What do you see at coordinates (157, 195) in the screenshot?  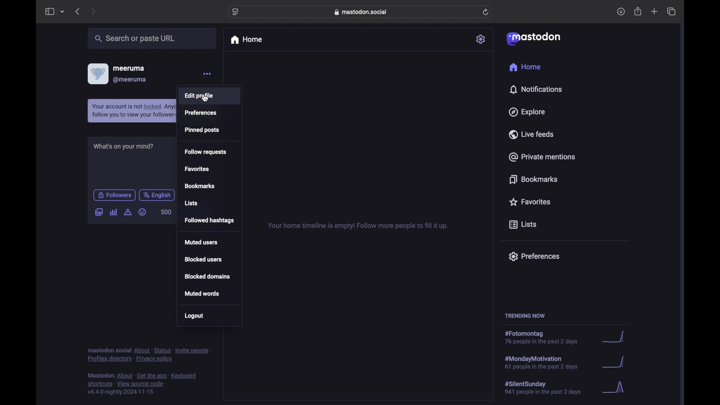 I see `english` at bounding box center [157, 195].